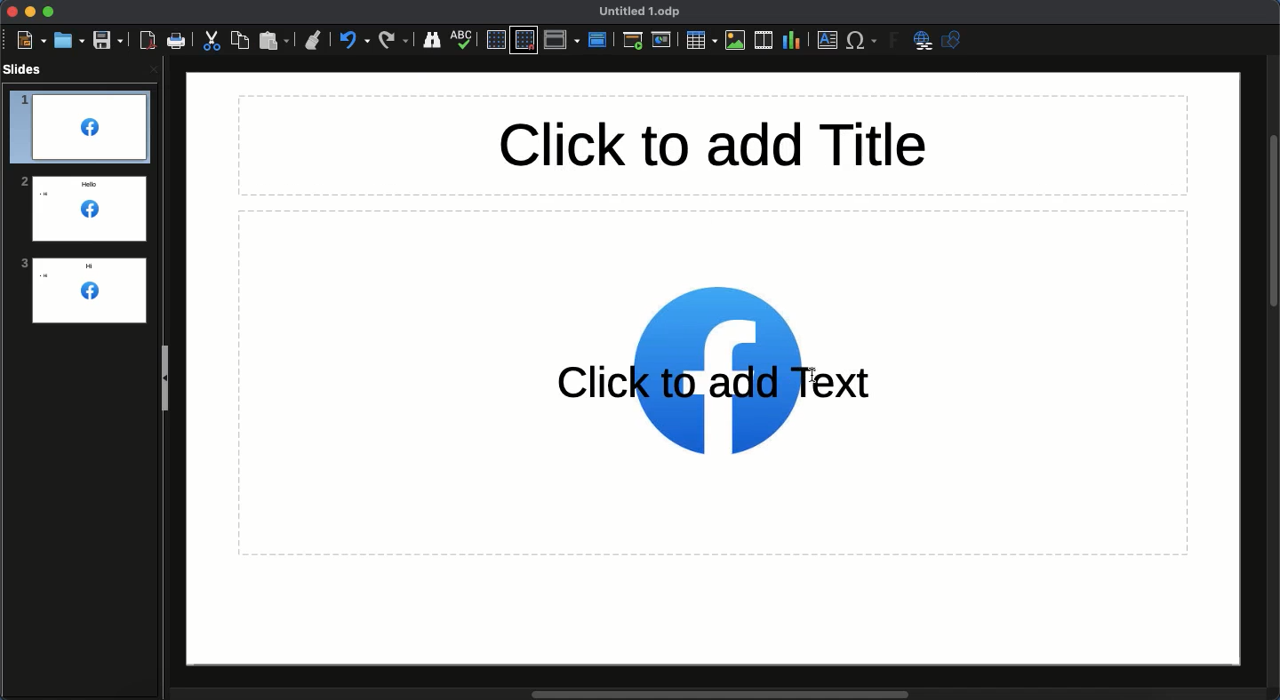 This screenshot has width=1280, height=700. Describe the element at coordinates (701, 41) in the screenshot. I see `Table` at that location.